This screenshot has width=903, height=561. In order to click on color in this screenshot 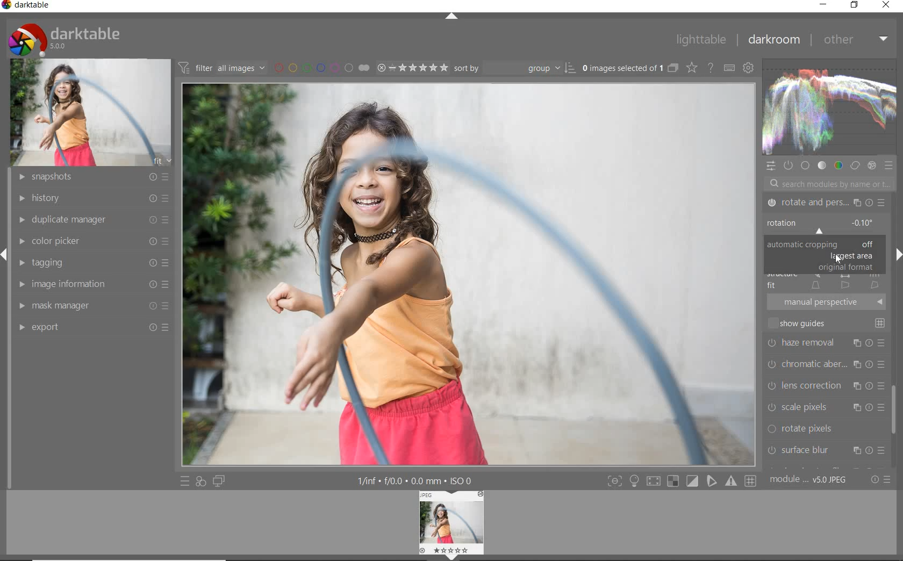, I will do `click(839, 167)`.